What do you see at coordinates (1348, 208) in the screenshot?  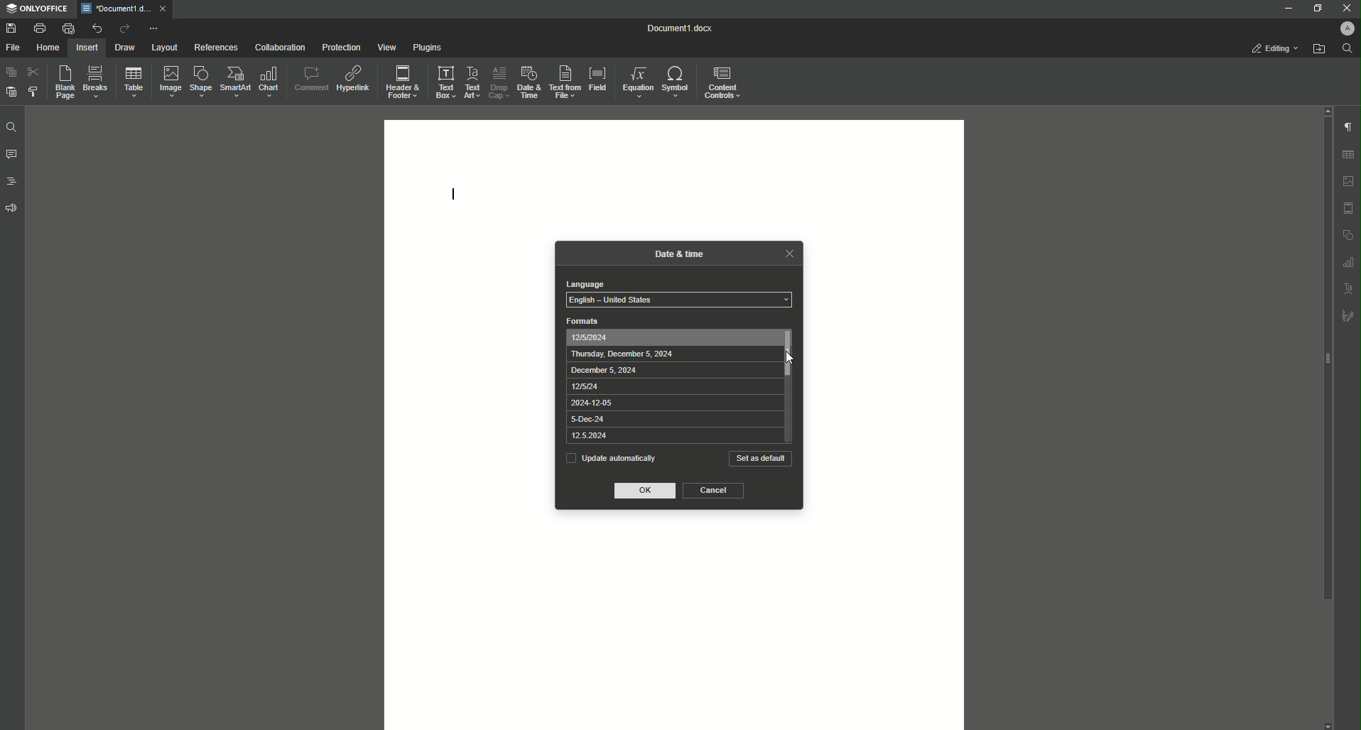 I see `header and footer settings` at bounding box center [1348, 208].